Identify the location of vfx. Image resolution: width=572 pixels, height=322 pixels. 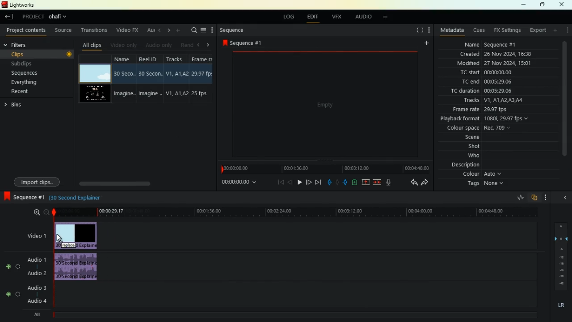
(335, 17).